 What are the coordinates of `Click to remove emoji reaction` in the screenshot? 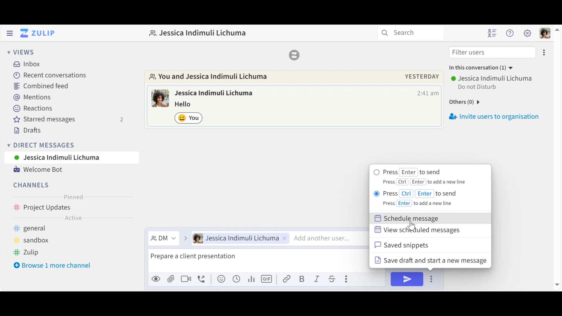 It's located at (189, 118).